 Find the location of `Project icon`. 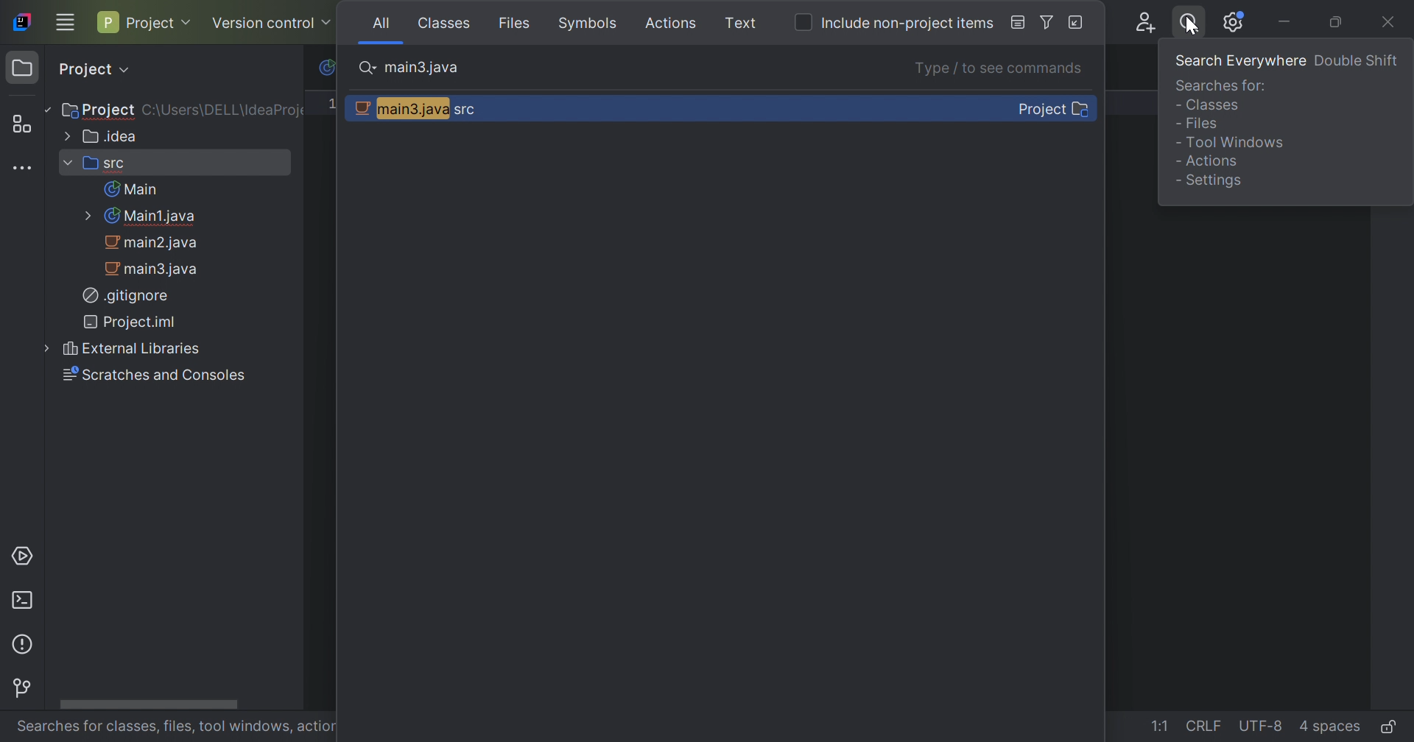

Project icon is located at coordinates (22, 71).